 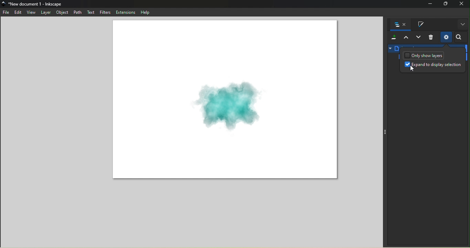 I want to click on Only show layers, so click(x=424, y=55).